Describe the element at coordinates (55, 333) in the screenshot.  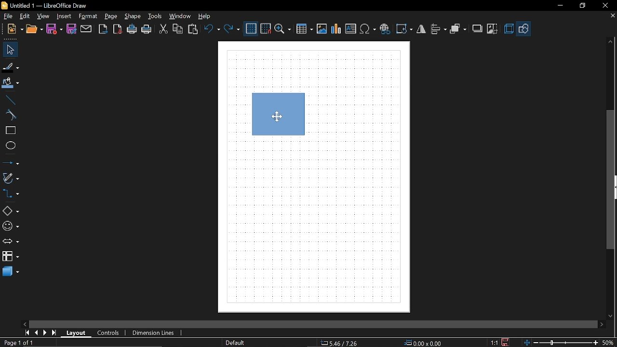
I see `go to last page` at that location.